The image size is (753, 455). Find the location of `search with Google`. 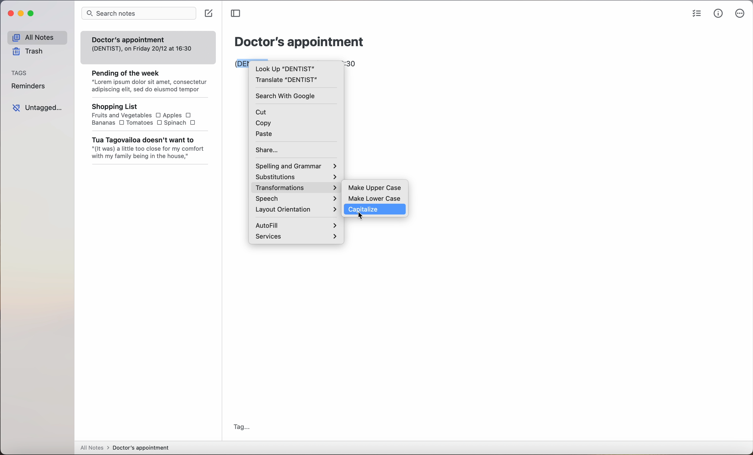

search with Google is located at coordinates (287, 96).